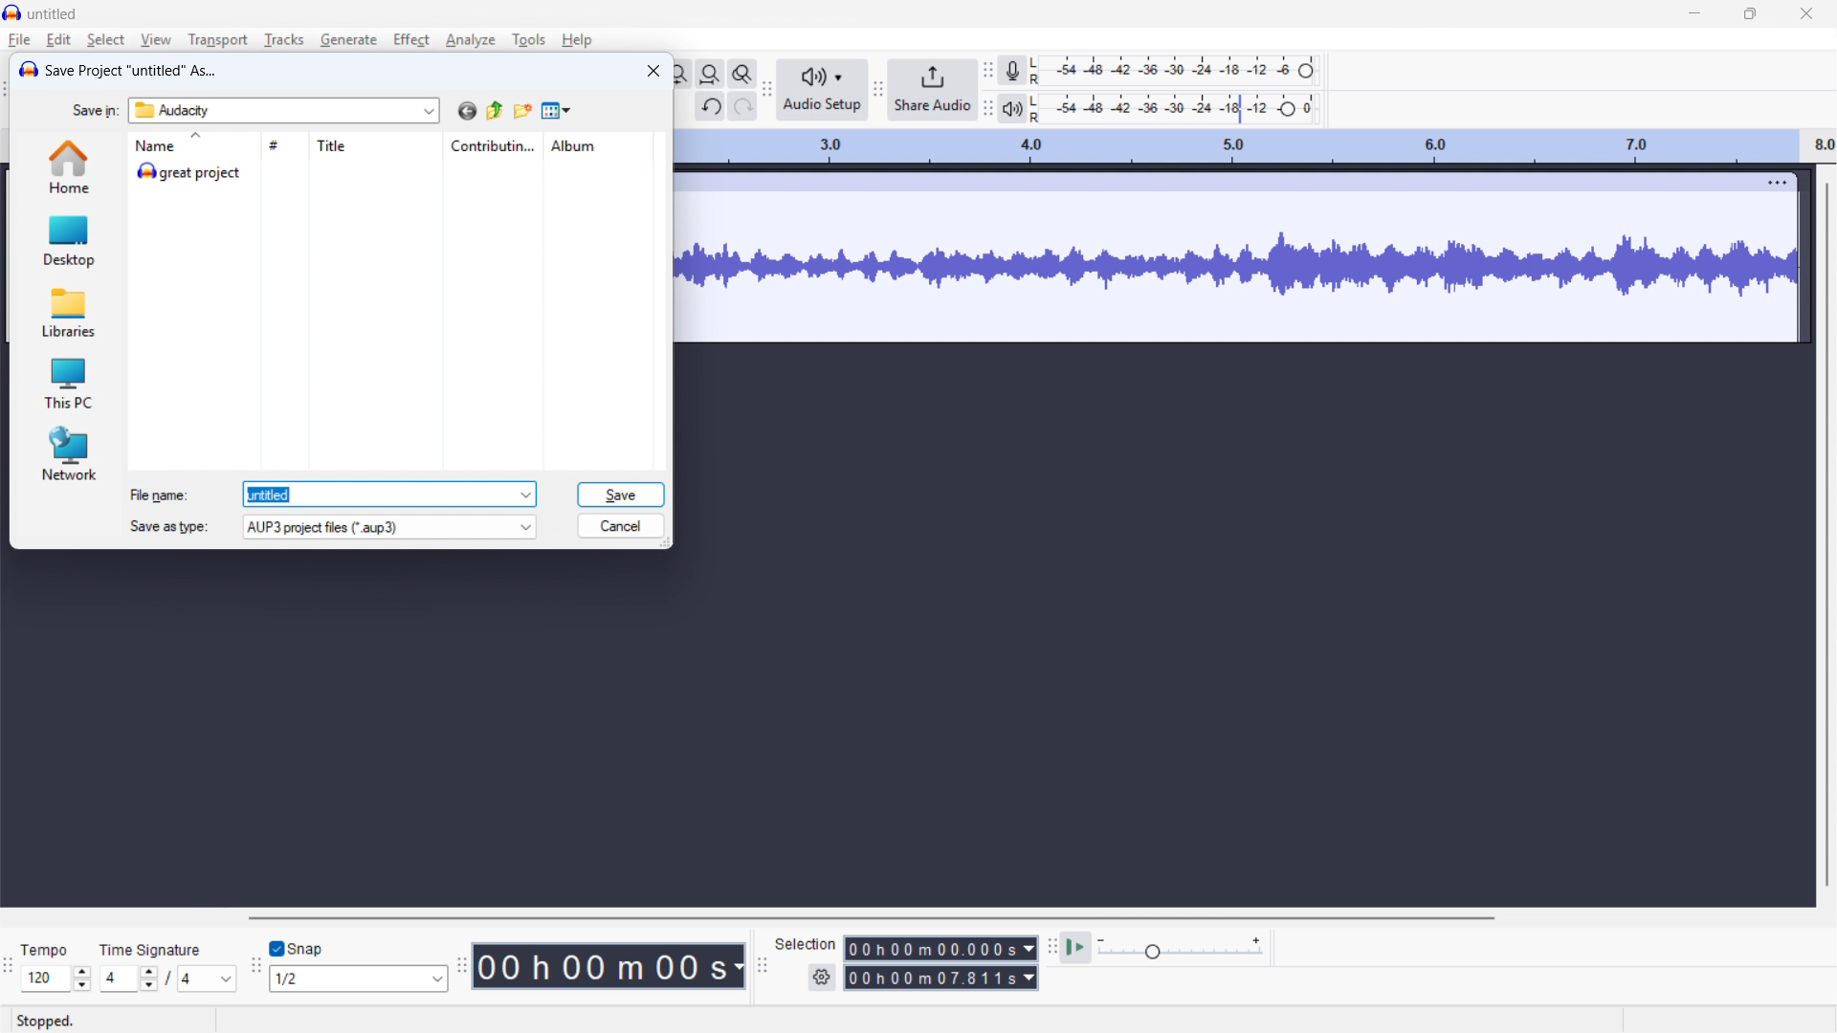 The image size is (1837, 1033). I want to click on recording metre, so click(1011, 71).